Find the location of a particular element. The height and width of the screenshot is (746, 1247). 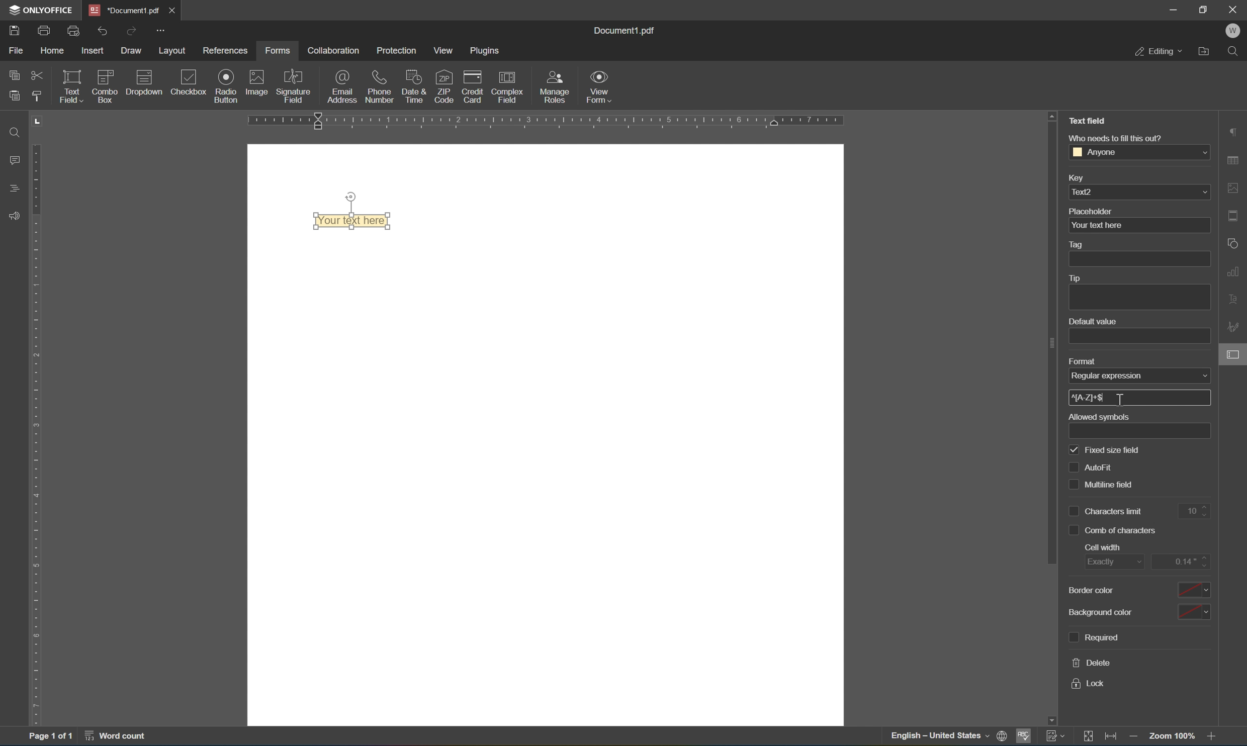

restore down is located at coordinates (1205, 9).